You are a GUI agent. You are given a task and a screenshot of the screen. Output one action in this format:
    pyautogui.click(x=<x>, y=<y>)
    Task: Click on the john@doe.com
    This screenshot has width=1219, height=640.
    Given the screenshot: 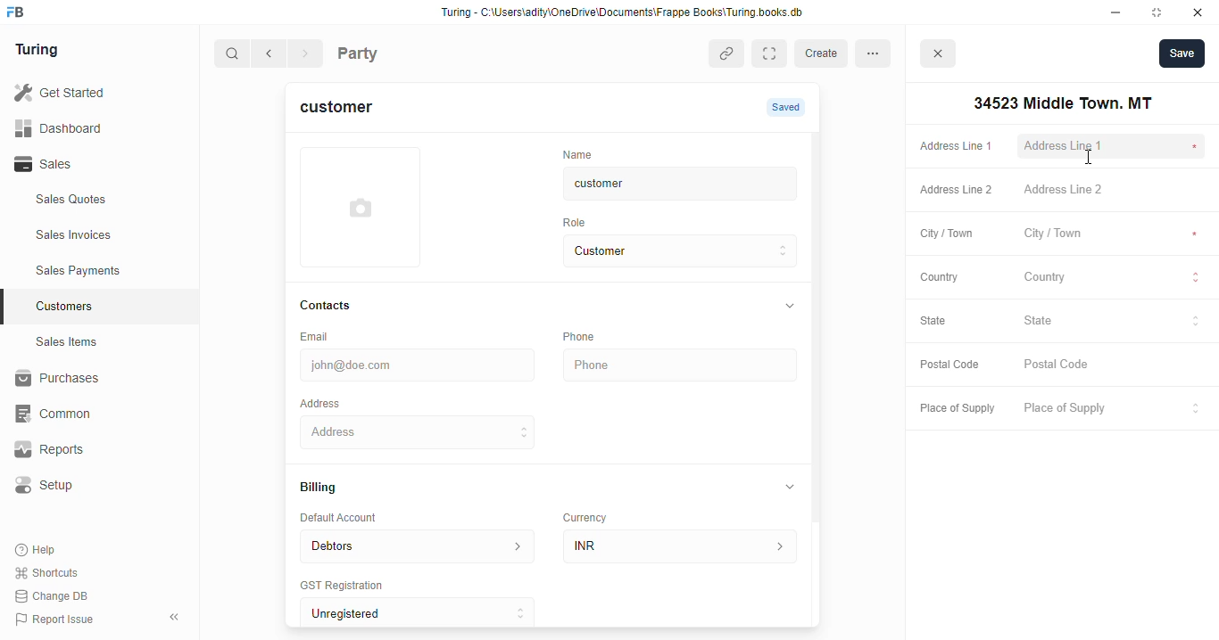 What is the action you would take?
    pyautogui.click(x=420, y=363)
    